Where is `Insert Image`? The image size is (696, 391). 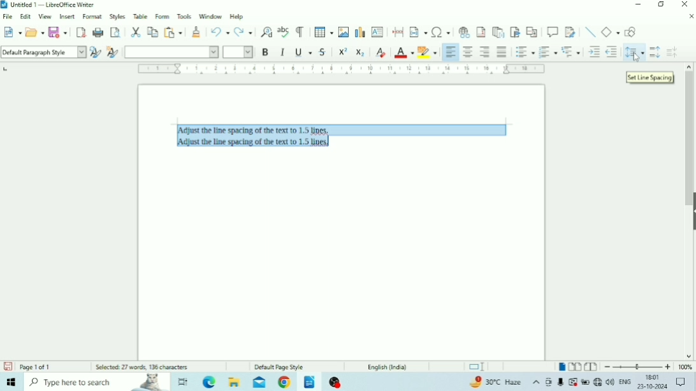
Insert Image is located at coordinates (344, 31).